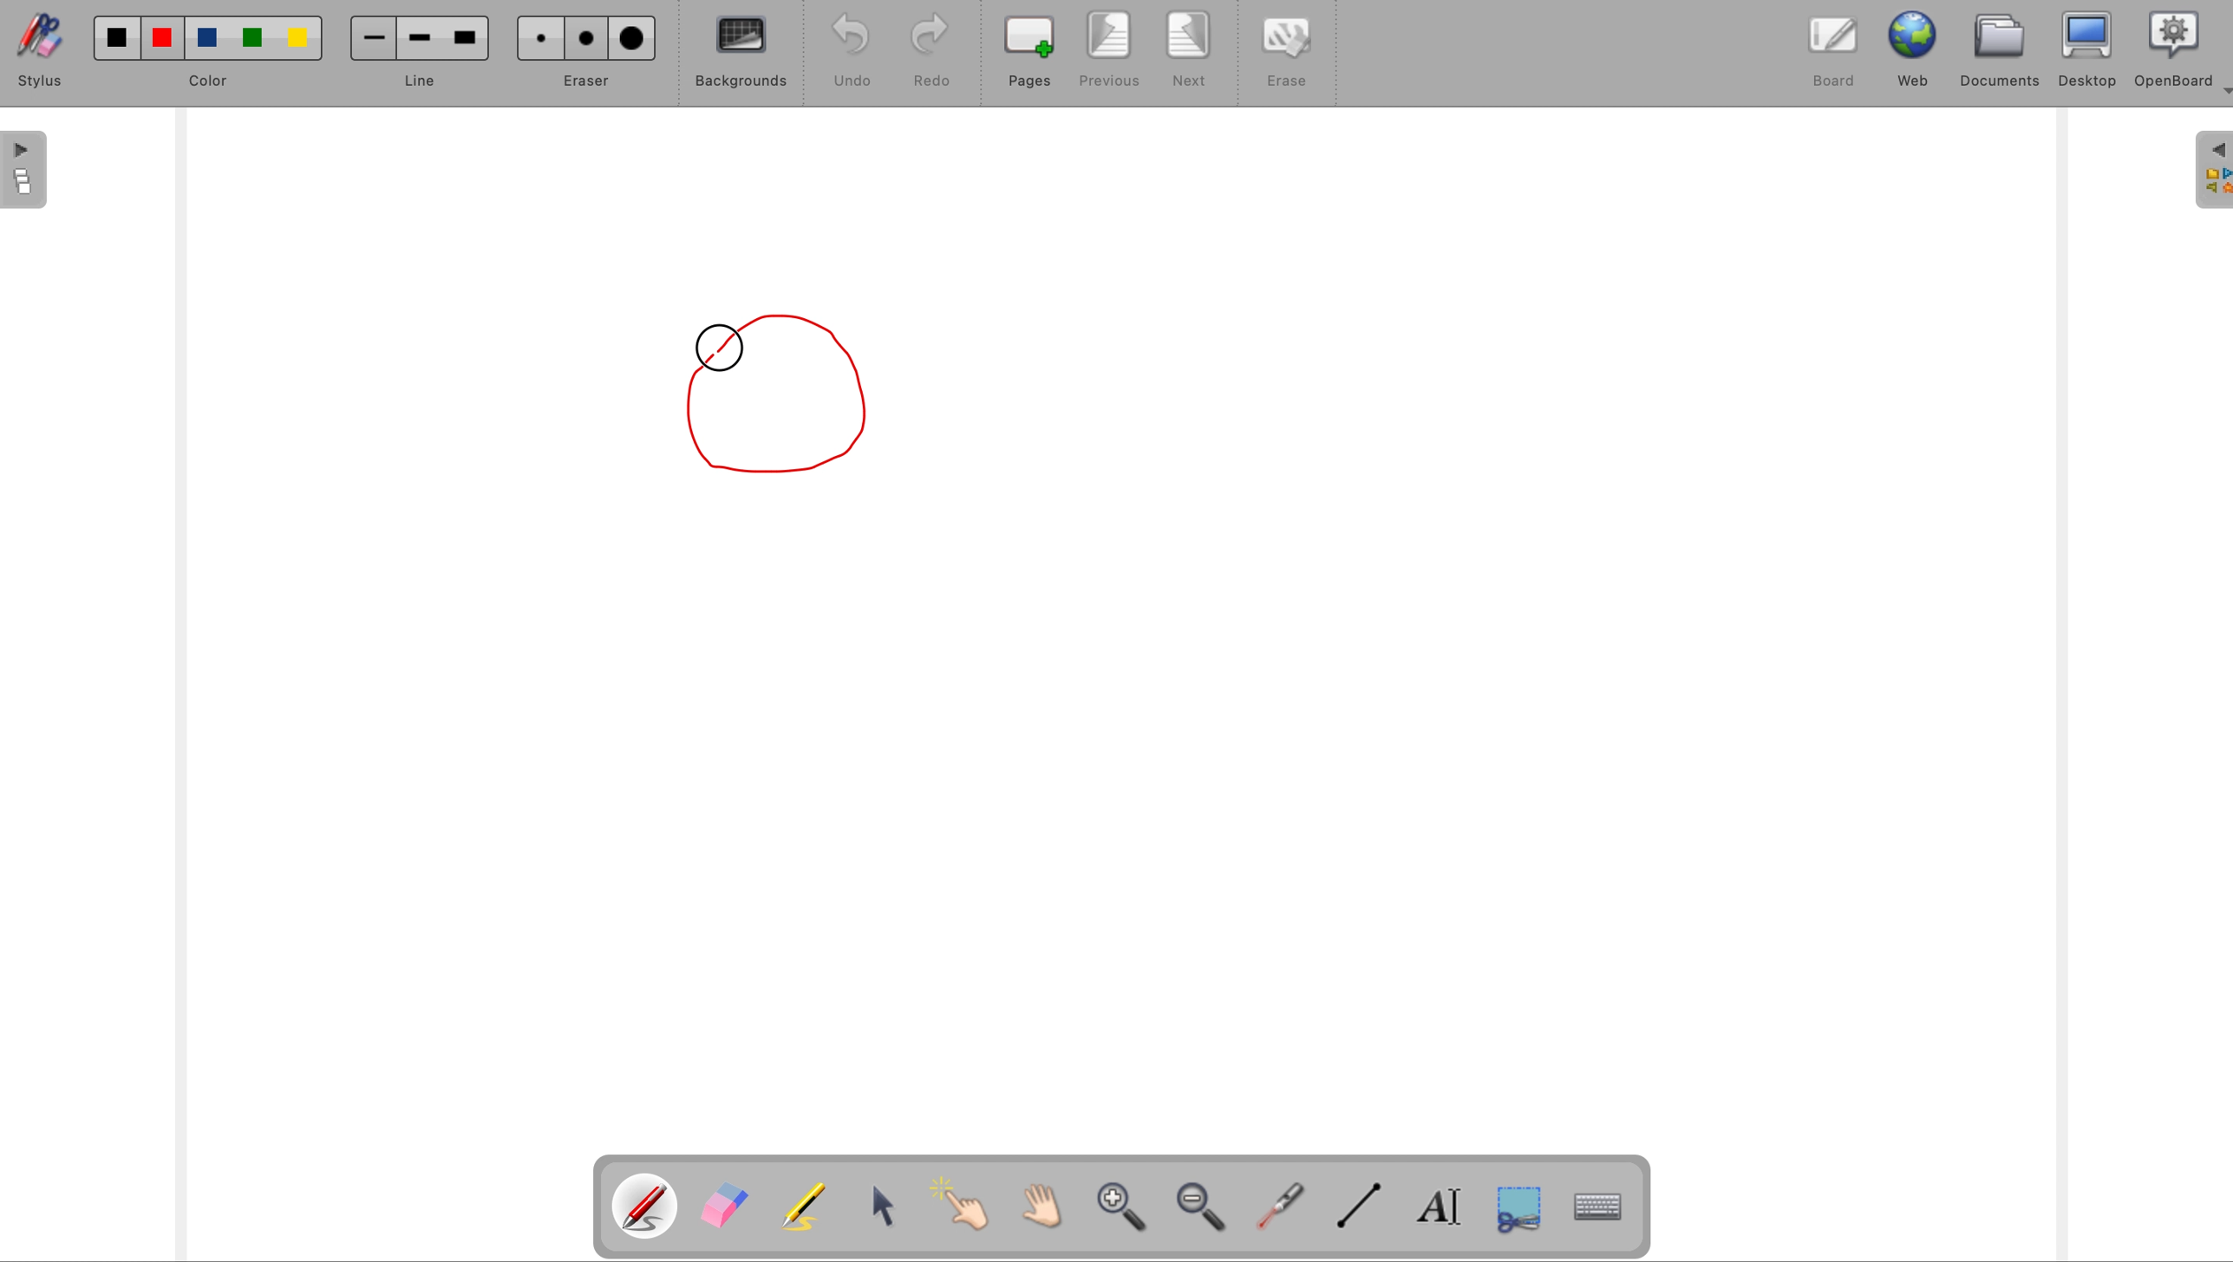 The image size is (2233, 1262). What do you see at coordinates (2090, 49) in the screenshot?
I see `desktop` at bounding box center [2090, 49].